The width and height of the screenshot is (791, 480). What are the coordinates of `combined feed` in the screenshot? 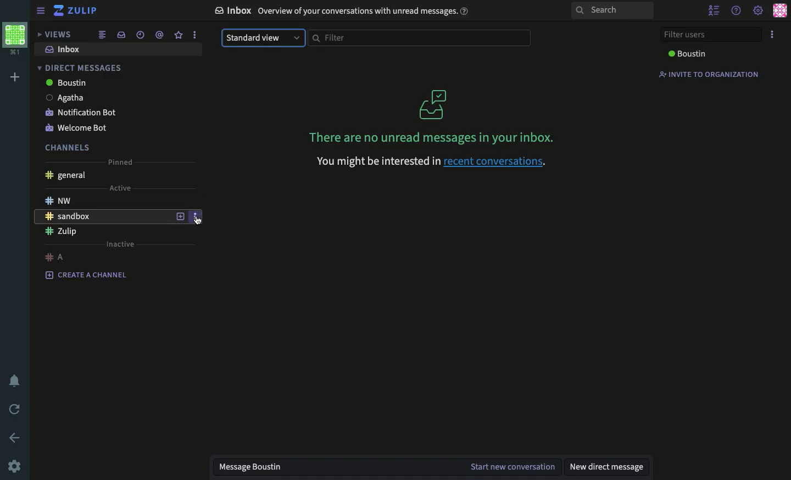 It's located at (103, 35).